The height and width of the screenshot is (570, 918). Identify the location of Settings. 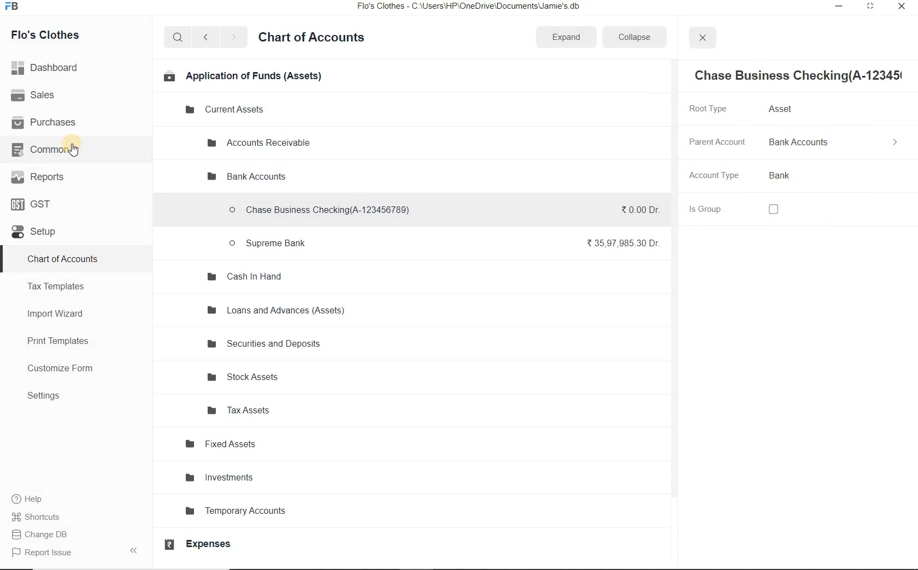
(74, 397).